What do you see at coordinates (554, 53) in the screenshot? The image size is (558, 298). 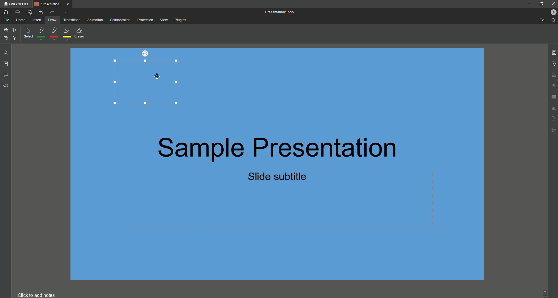 I see `Slide Settings` at bounding box center [554, 53].